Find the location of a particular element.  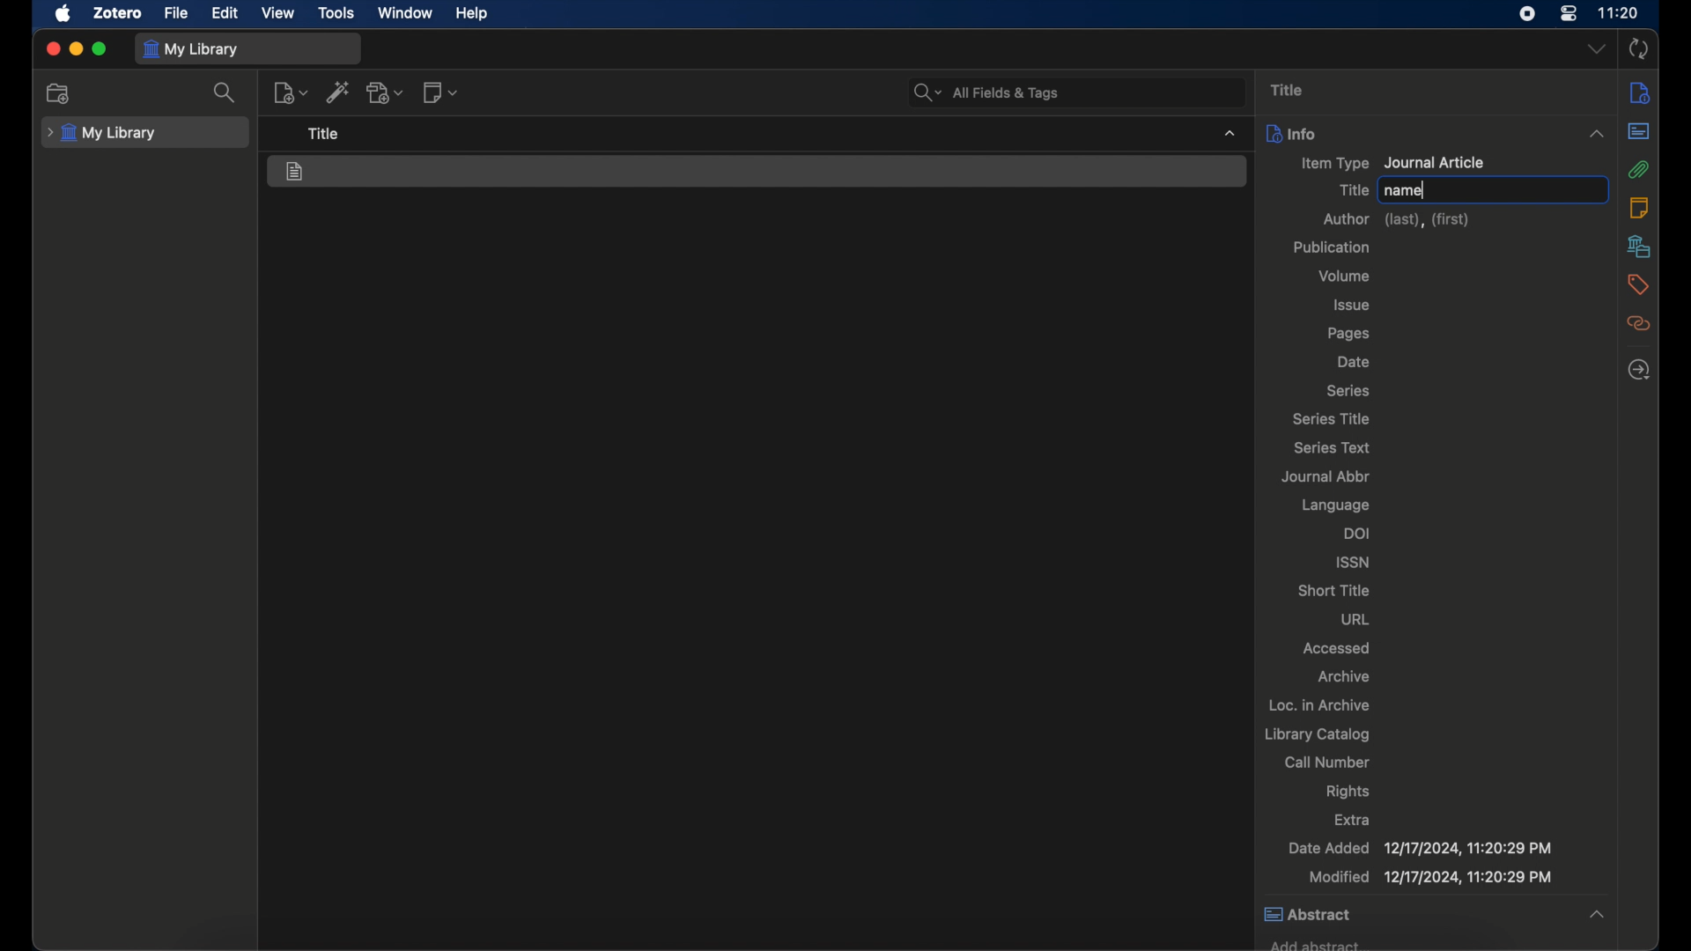

abstract is located at coordinates (1433, 915).